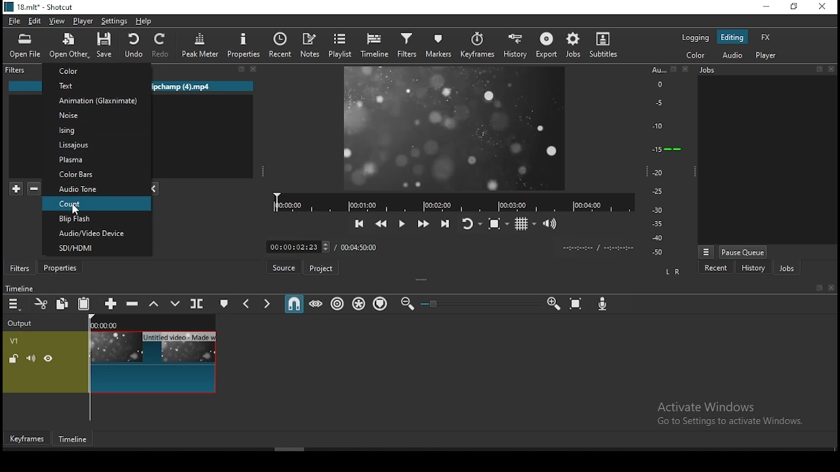 Image resolution: width=840 pixels, height=472 pixels. I want to click on filters, so click(21, 267).